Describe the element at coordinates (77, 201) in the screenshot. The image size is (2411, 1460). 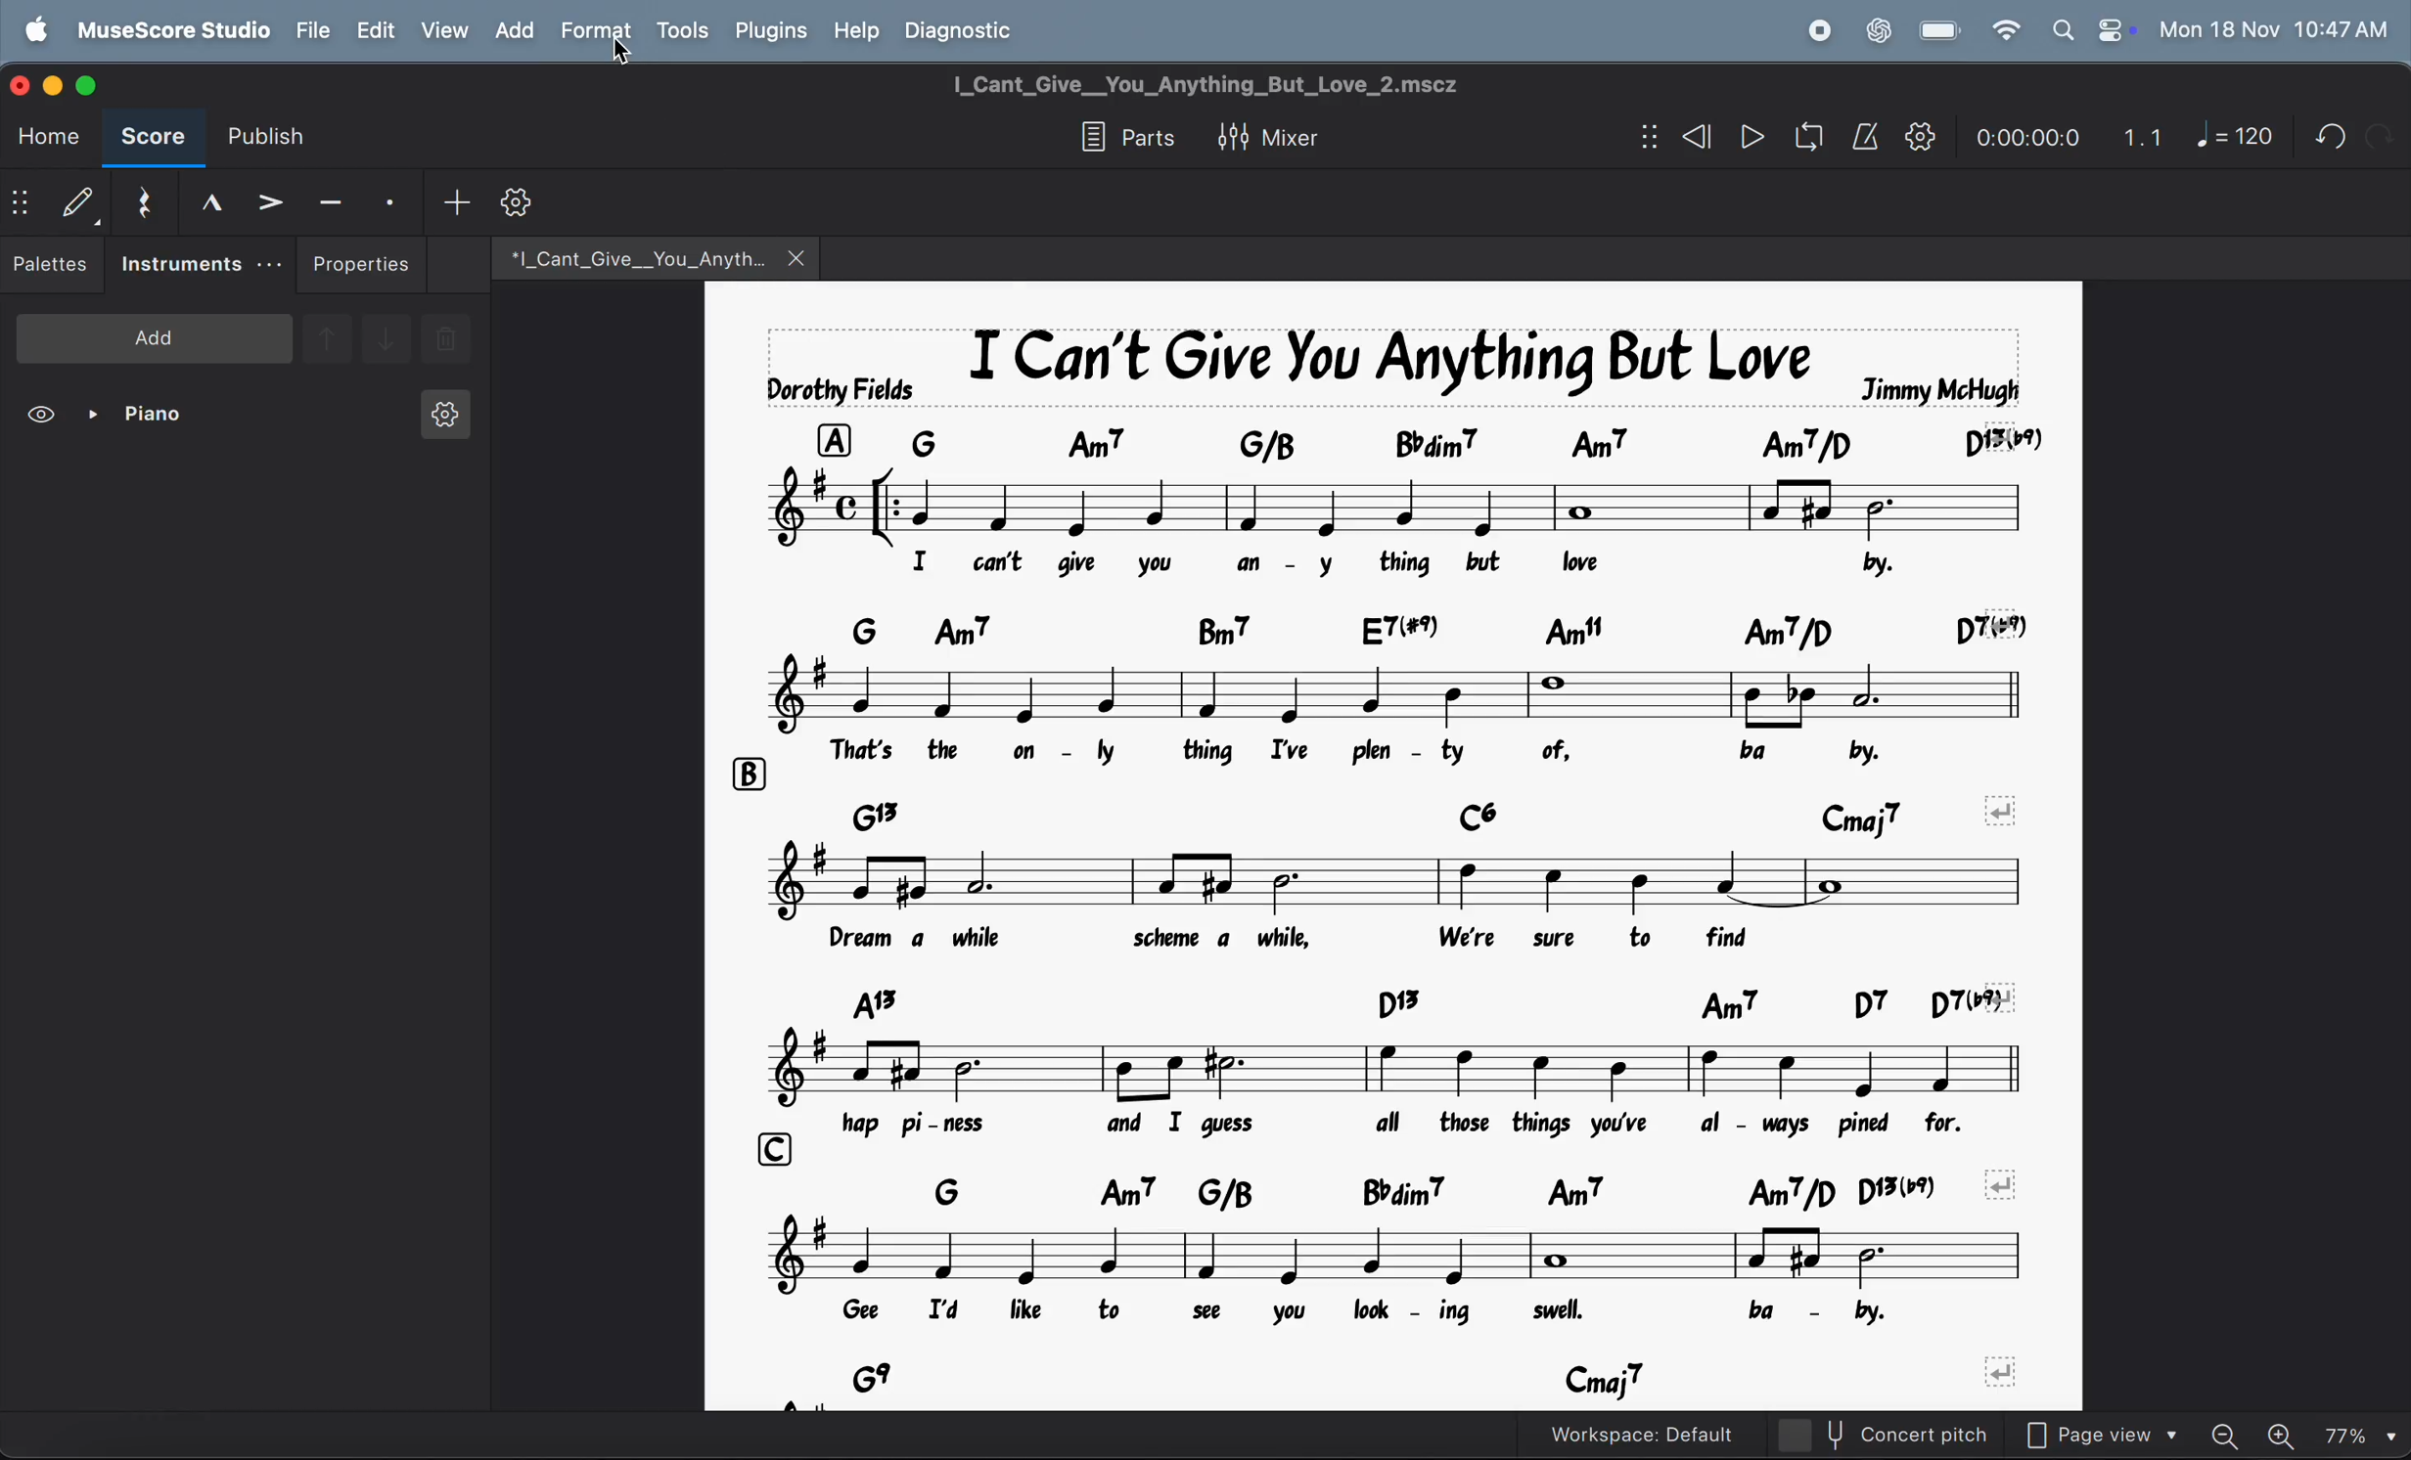
I see `display` at that location.